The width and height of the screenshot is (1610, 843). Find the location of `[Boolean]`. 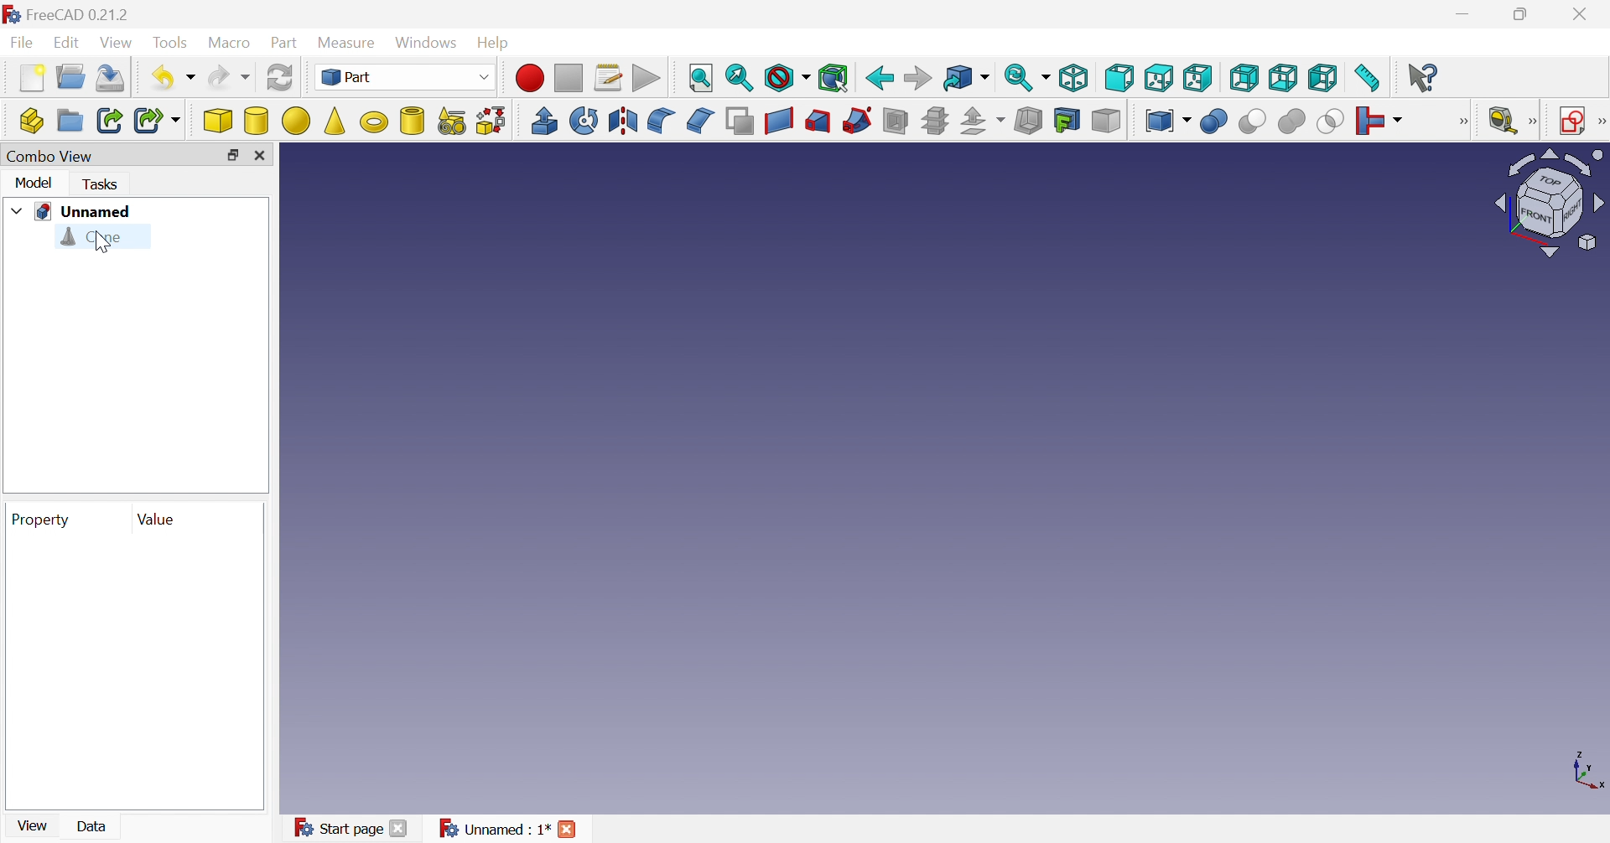

[Boolean] is located at coordinates (1467, 123).